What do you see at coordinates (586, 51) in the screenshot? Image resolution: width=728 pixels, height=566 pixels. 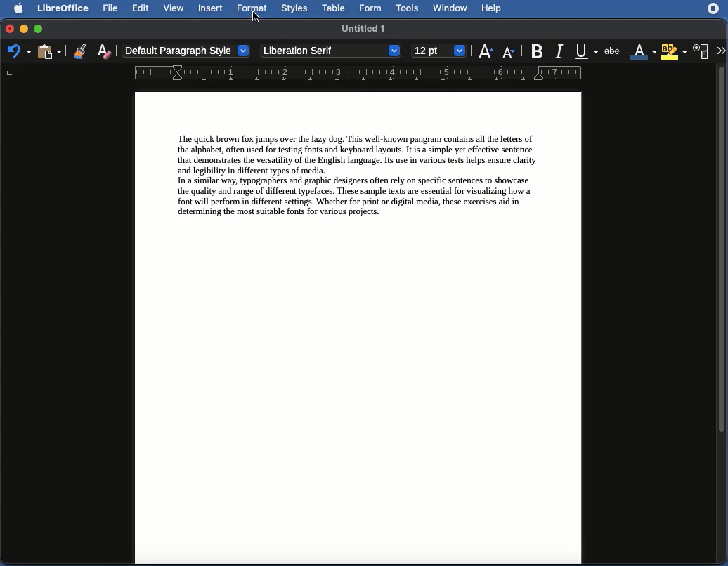 I see `Underline` at bounding box center [586, 51].